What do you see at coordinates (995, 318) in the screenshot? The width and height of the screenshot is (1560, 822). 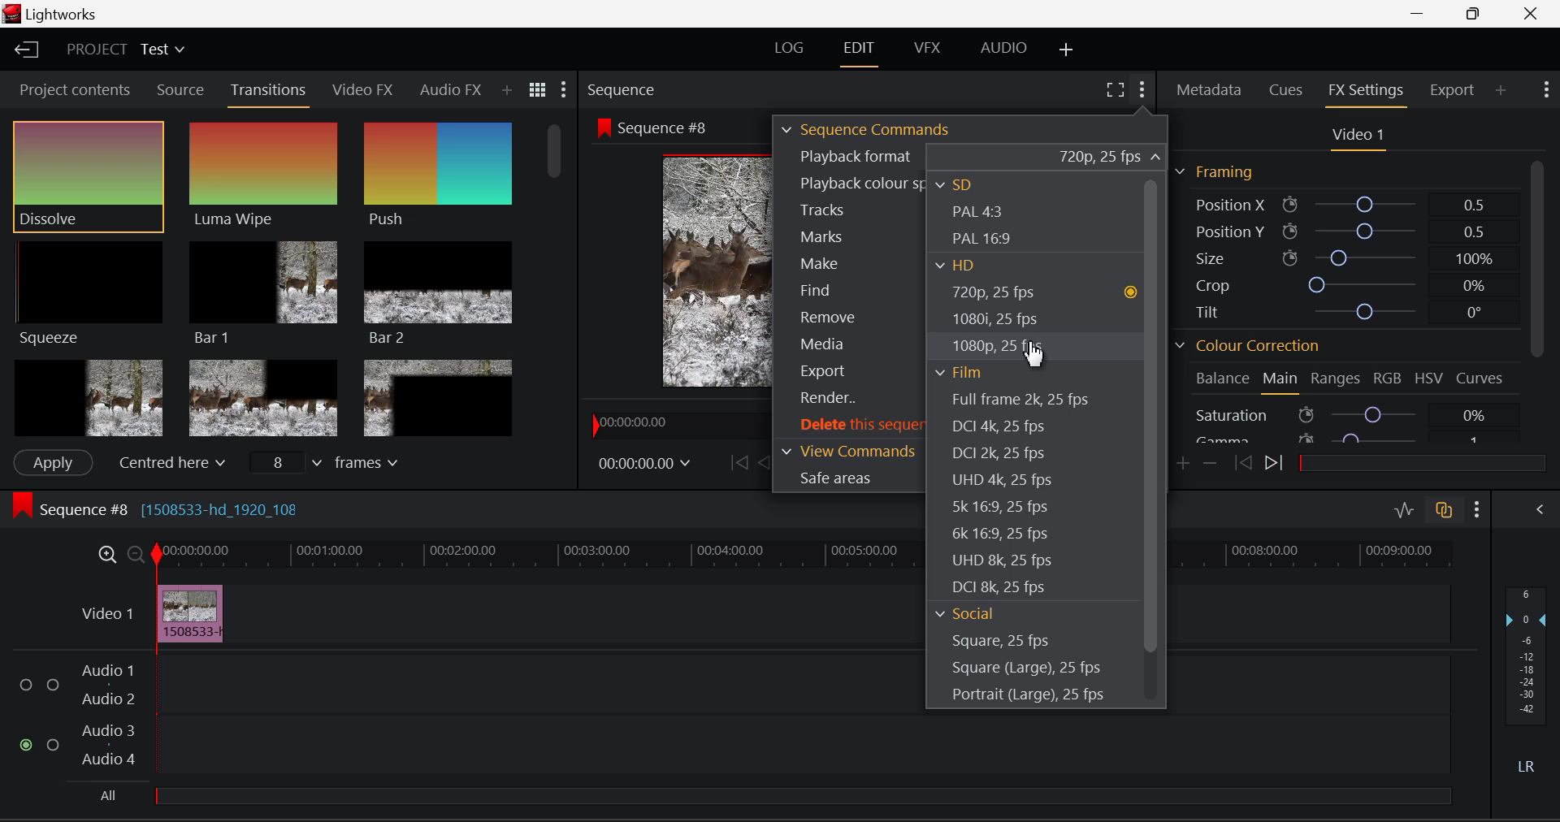 I see `1080i, 25 fps` at bounding box center [995, 318].